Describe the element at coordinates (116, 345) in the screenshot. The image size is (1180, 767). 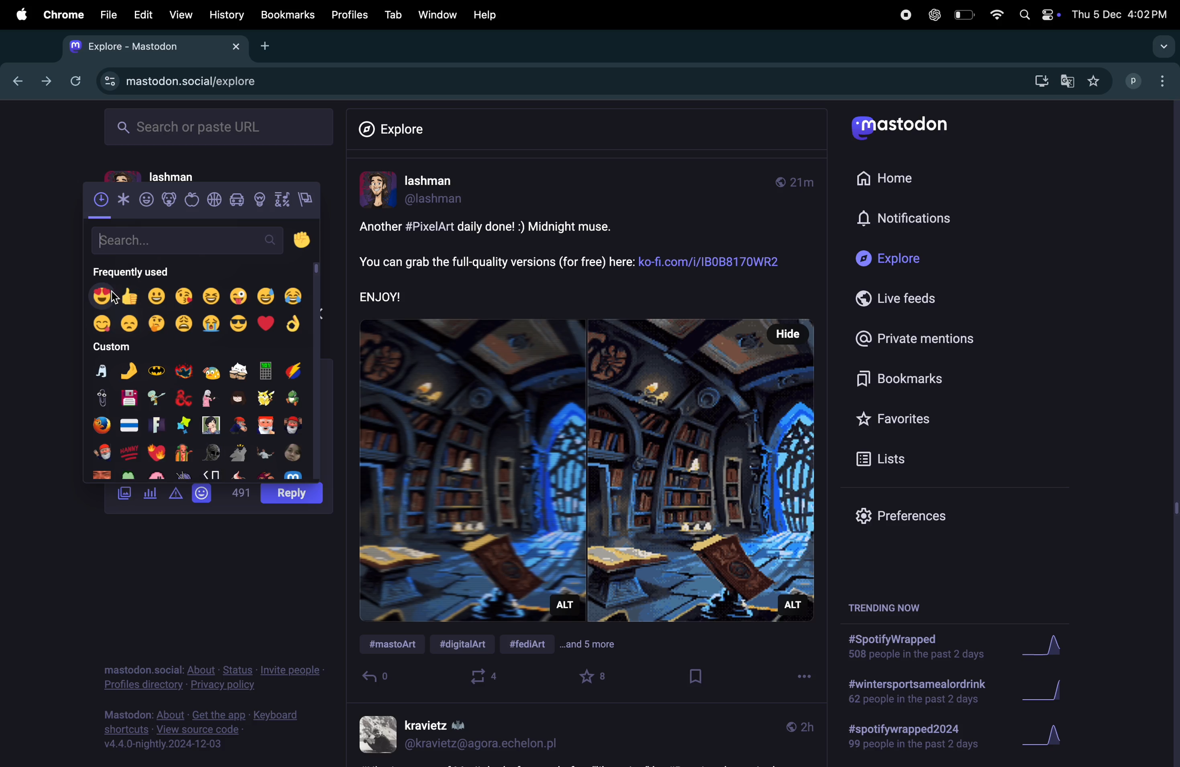
I see `custom` at that location.